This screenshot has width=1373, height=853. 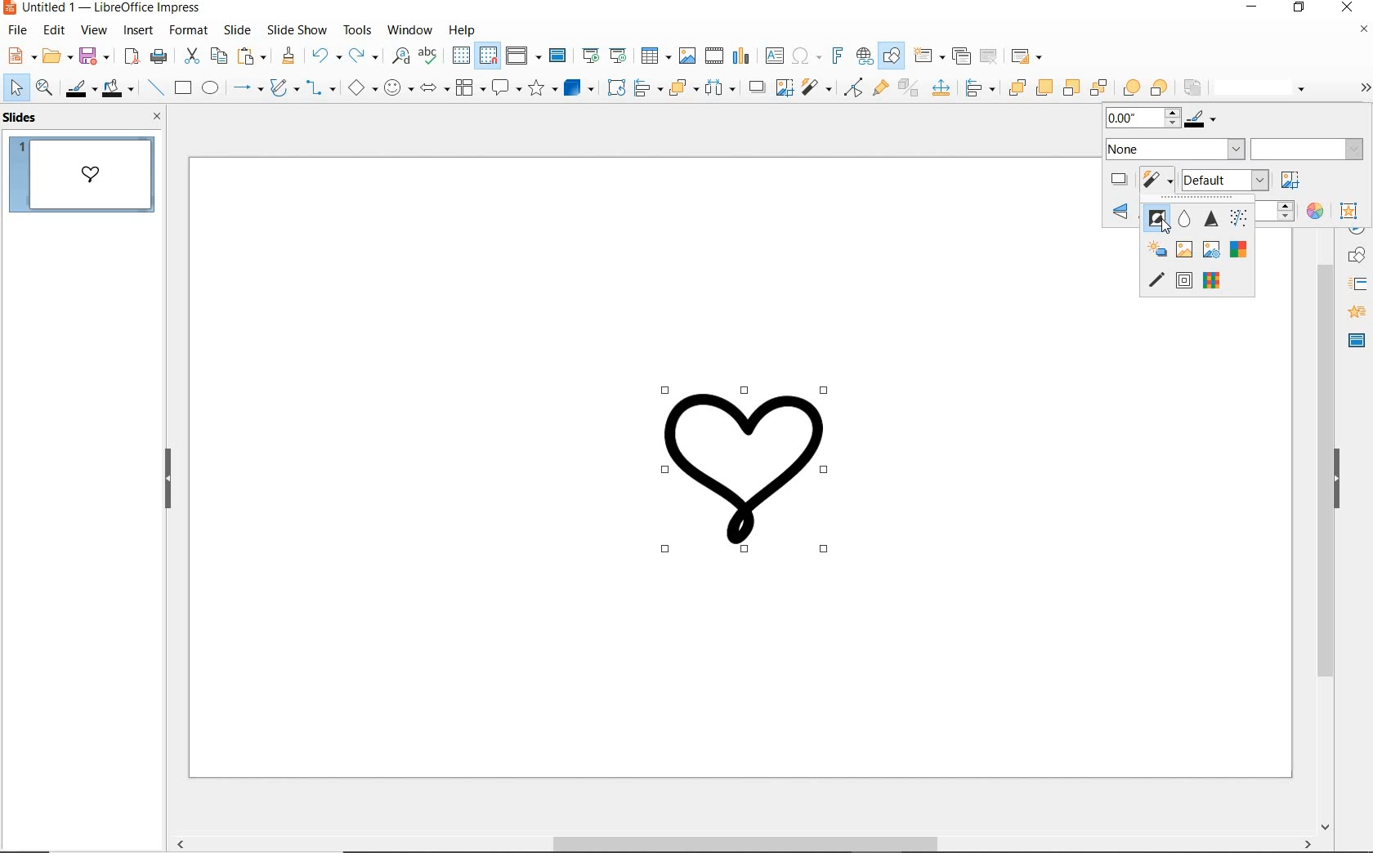 What do you see at coordinates (558, 56) in the screenshot?
I see `master slide` at bounding box center [558, 56].